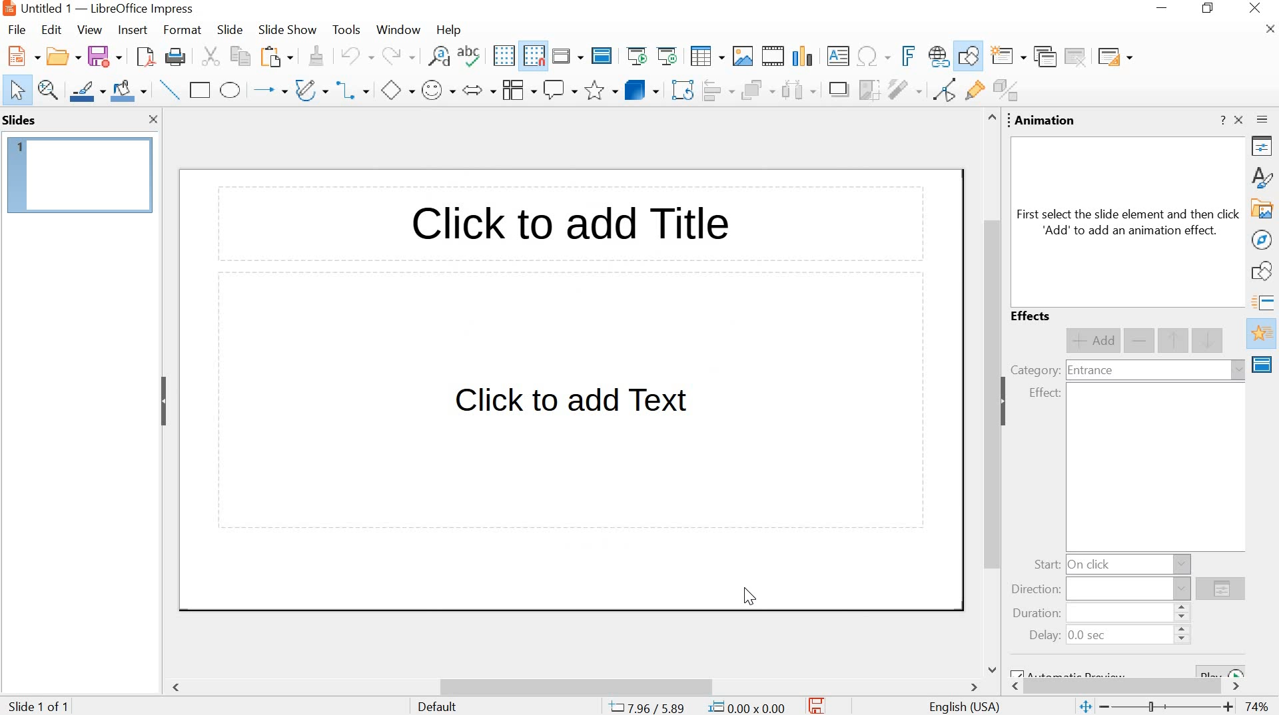  What do you see at coordinates (8, 9) in the screenshot?
I see `app icon` at bounding box center [8, 9].